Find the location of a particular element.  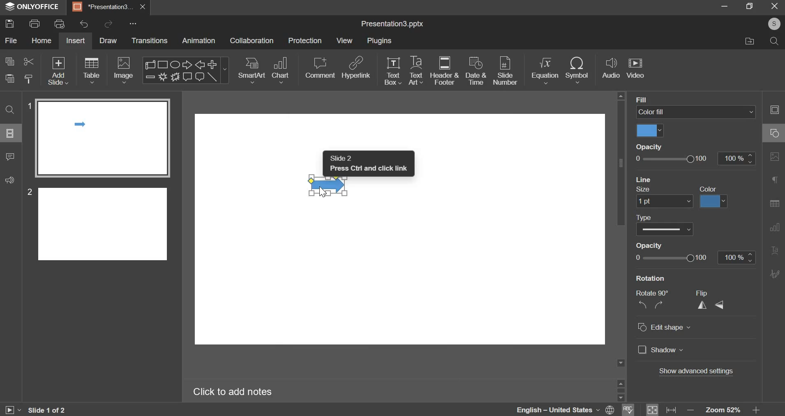

hyperlink is located at coordinates (357, 67).